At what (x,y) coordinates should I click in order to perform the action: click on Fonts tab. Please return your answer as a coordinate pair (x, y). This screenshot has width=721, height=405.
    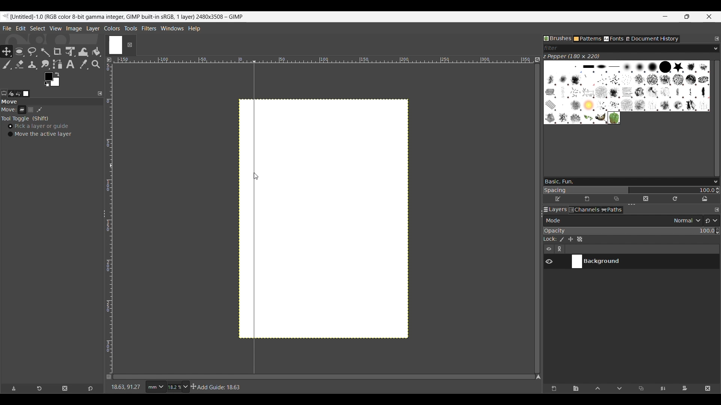
    Looking at the image, I should click on (614, 39).